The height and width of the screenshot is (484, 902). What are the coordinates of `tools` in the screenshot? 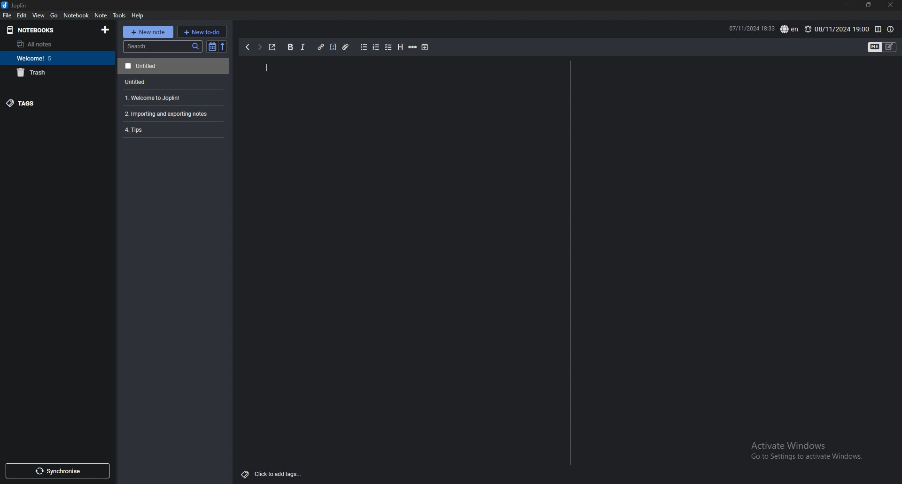 It's located at (119, 15).